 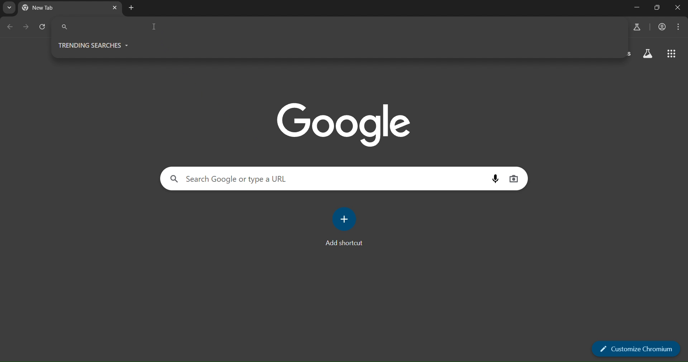 I want to click on new tab, so click(x=116, y=8).